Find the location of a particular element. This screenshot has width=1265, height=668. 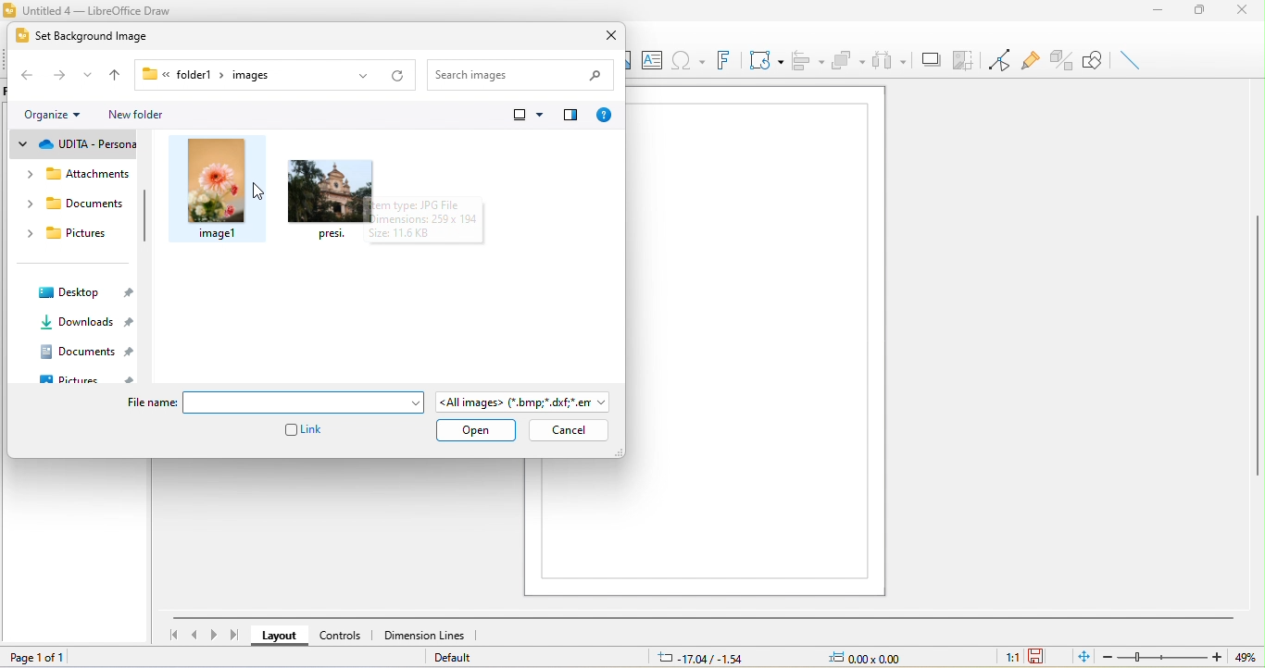

0.00x0.00 is located at coordinates (877, 656).